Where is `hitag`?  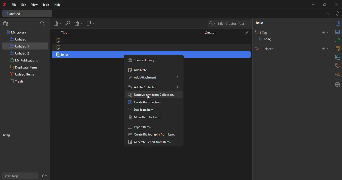
hitag is located at coordinates (8, 135).